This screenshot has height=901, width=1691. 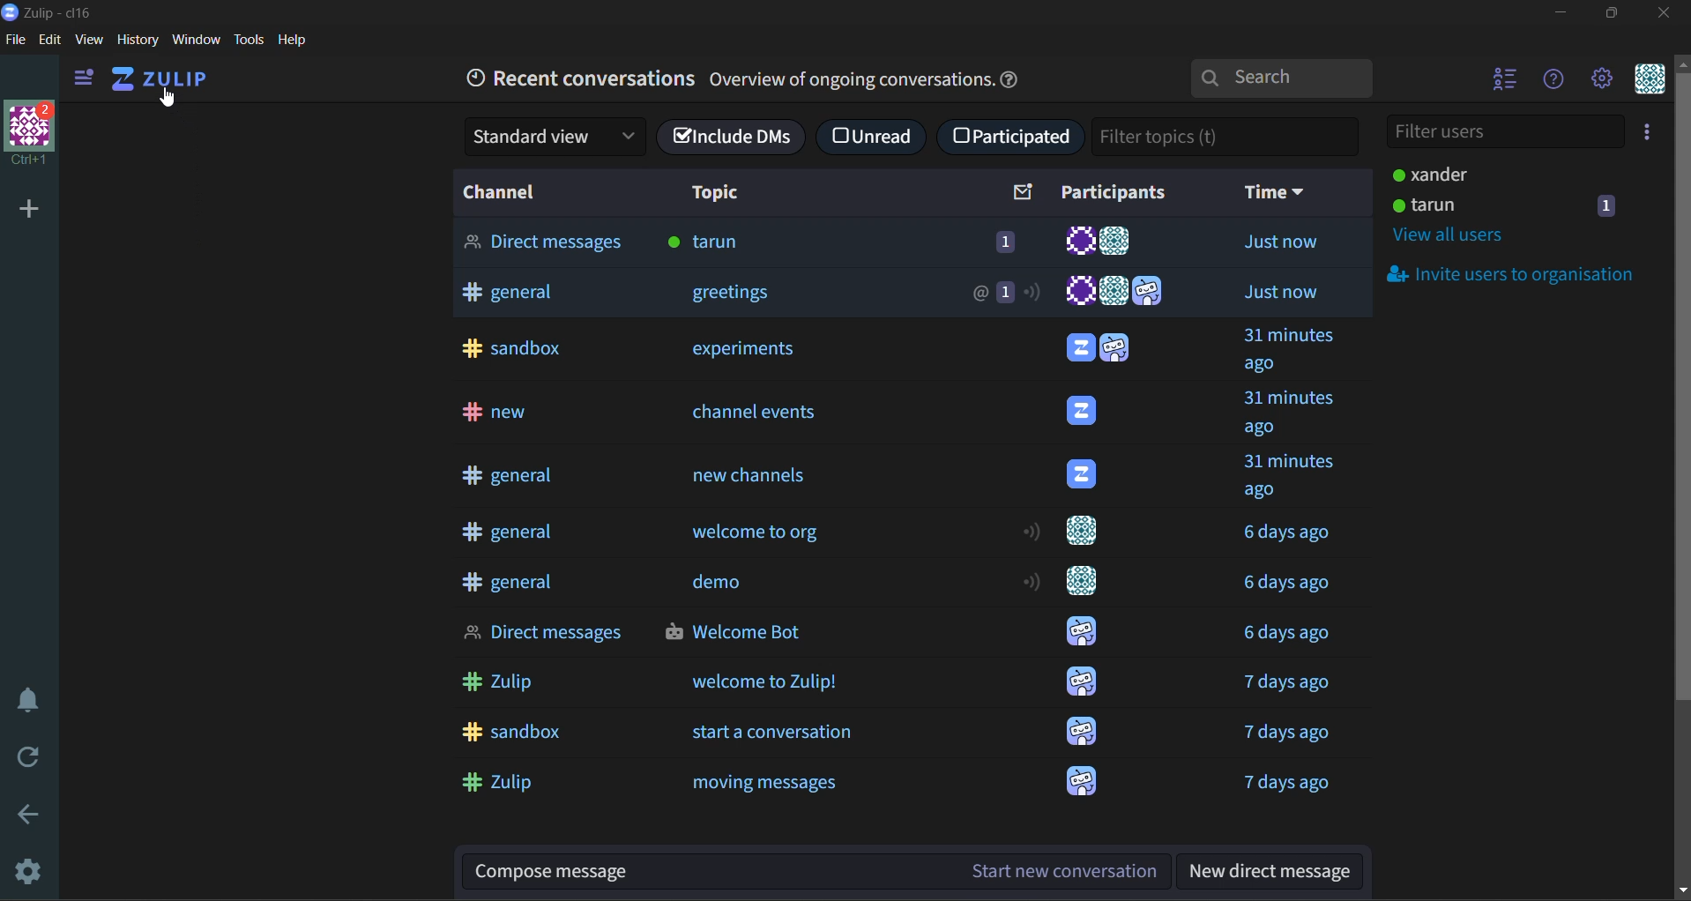 I want to click on Time, so click(x=1296, y=413).